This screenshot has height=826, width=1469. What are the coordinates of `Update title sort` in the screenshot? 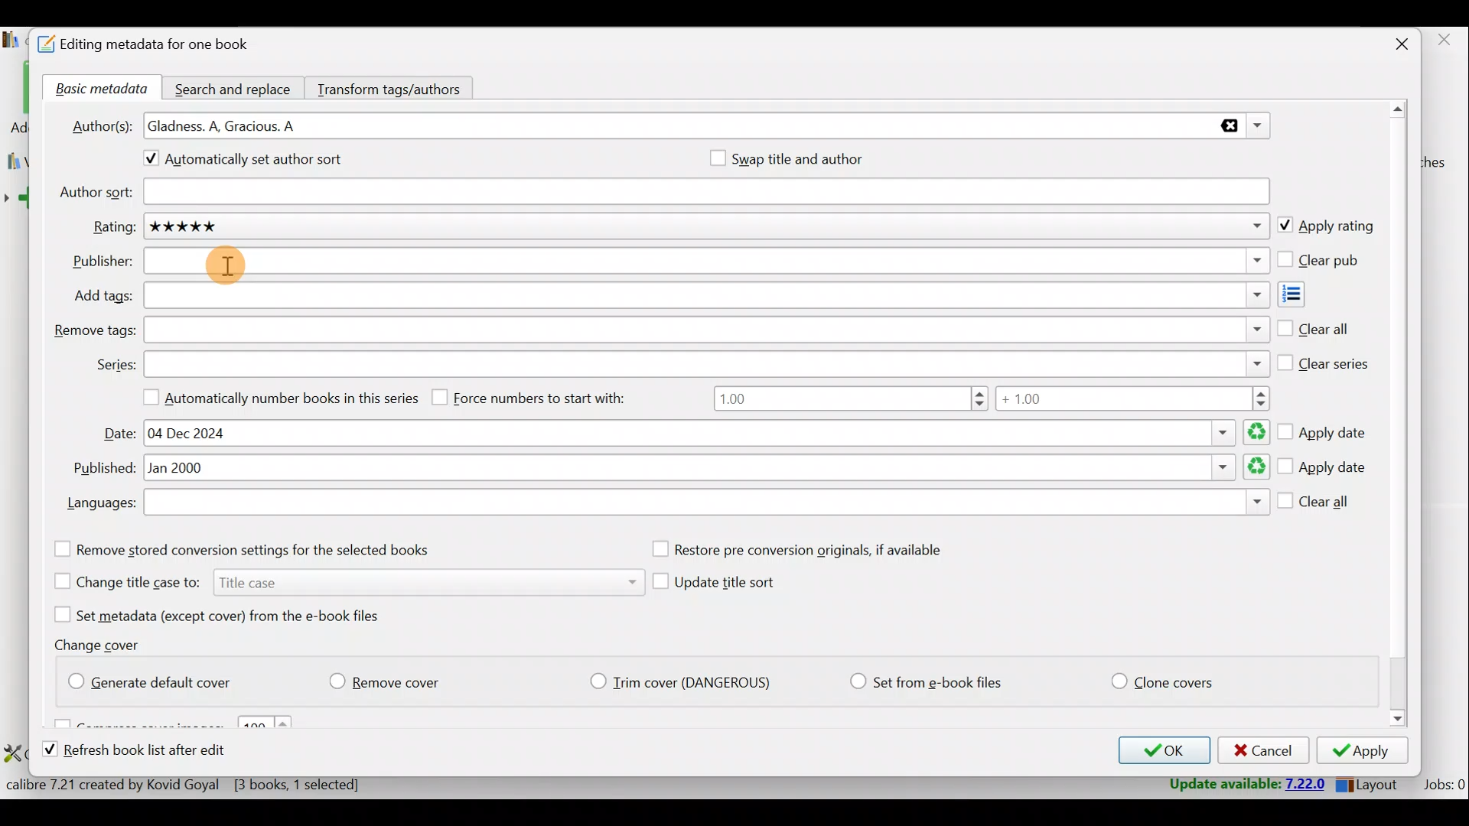 It's located at (728, 585).